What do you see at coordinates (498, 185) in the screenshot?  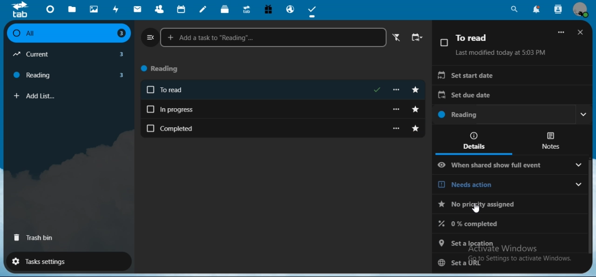 I see `needs action` at bounding box center [498, 185].